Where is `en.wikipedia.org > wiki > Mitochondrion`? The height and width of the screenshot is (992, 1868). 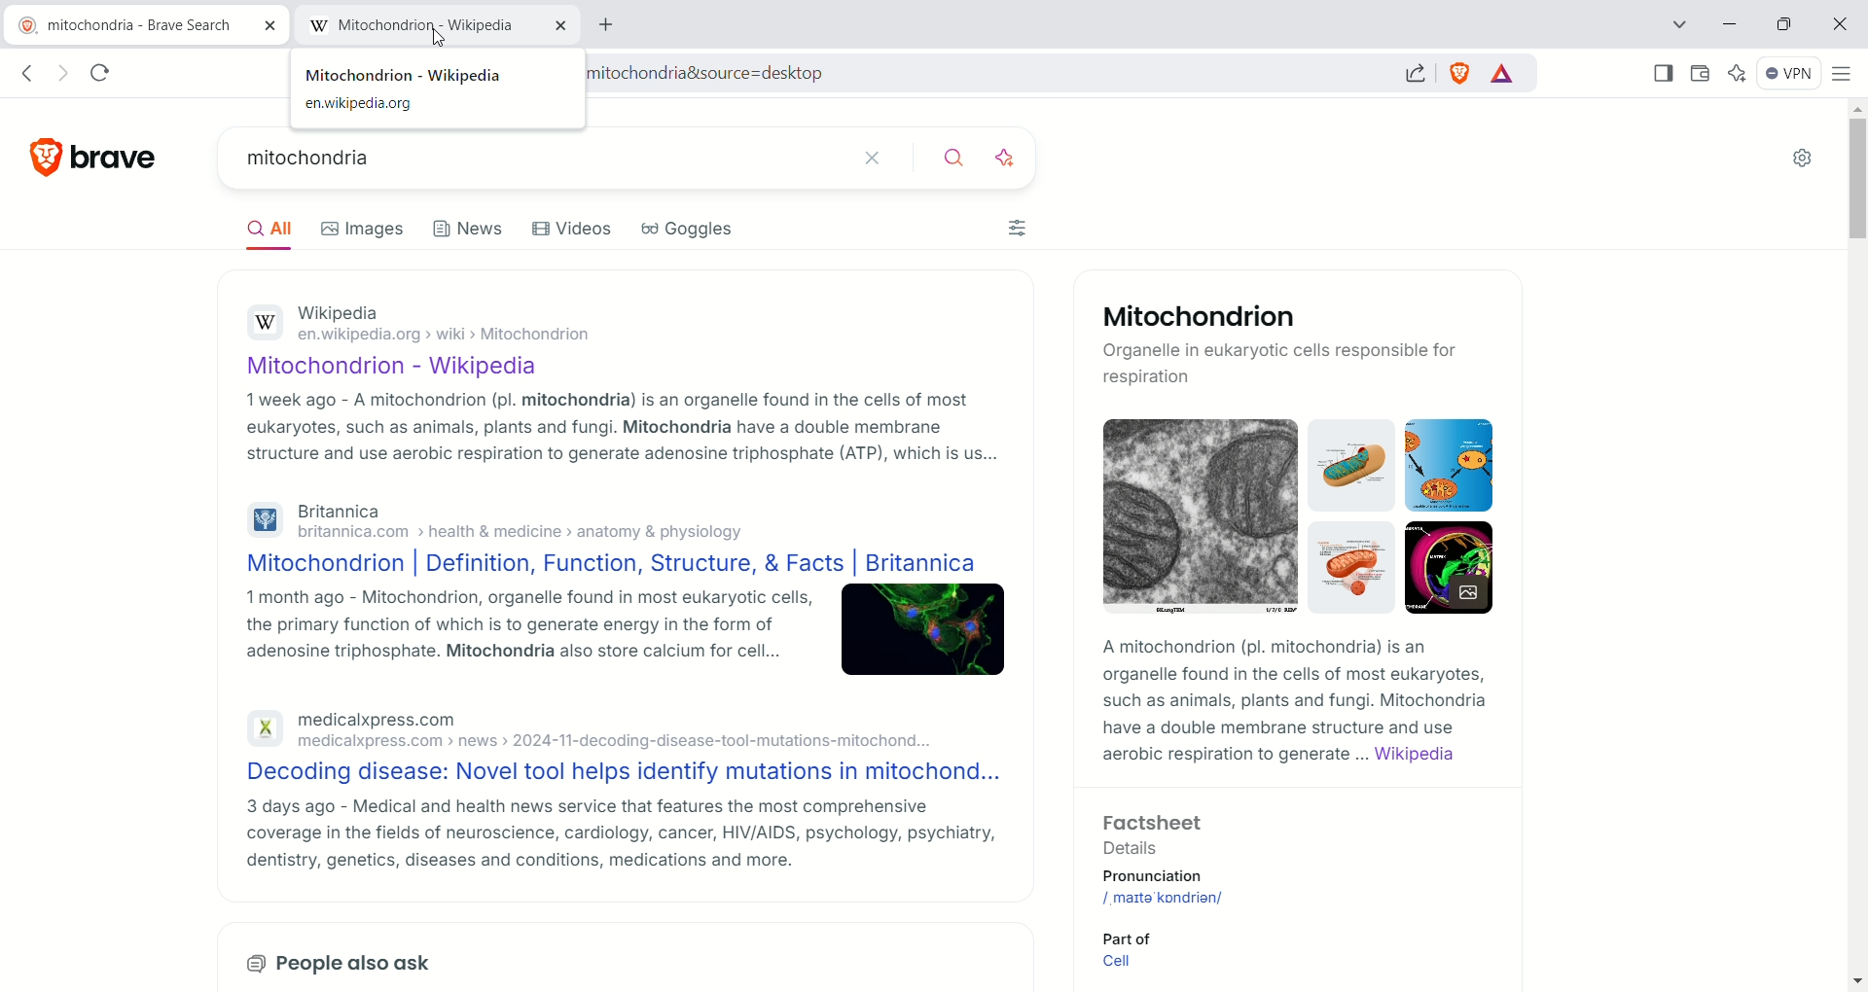 en.wikipedia.org > wiki > Mitochondrion is located at coordinates (461, 335).